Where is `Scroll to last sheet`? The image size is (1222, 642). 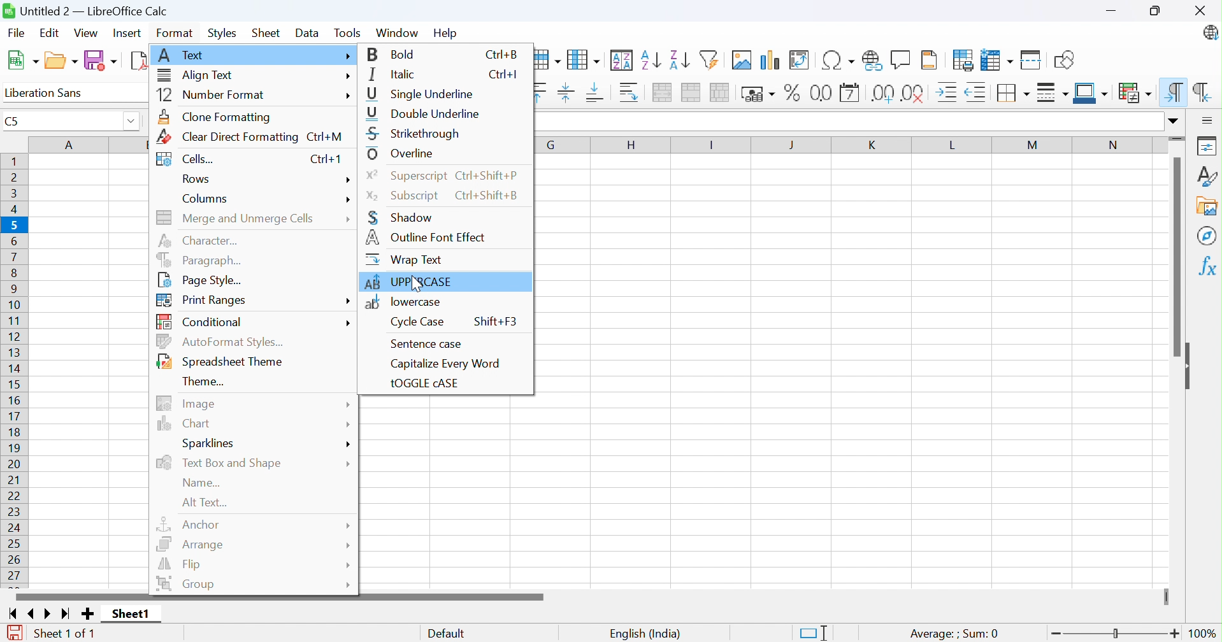
Scroll to last sheet is located at coordinates (65, 616).